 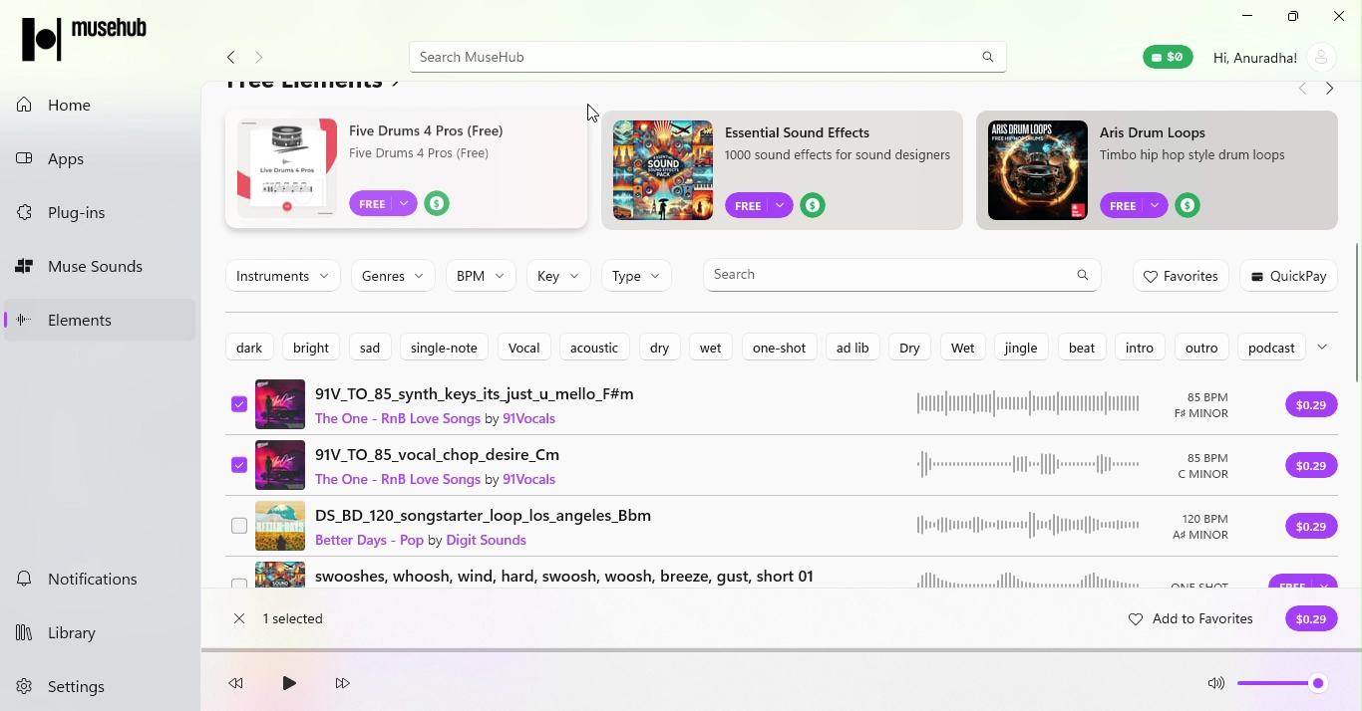 I want to click on 91V1_TO_85_vocal_Chop_desire_CM, so click(x=756, y=461).